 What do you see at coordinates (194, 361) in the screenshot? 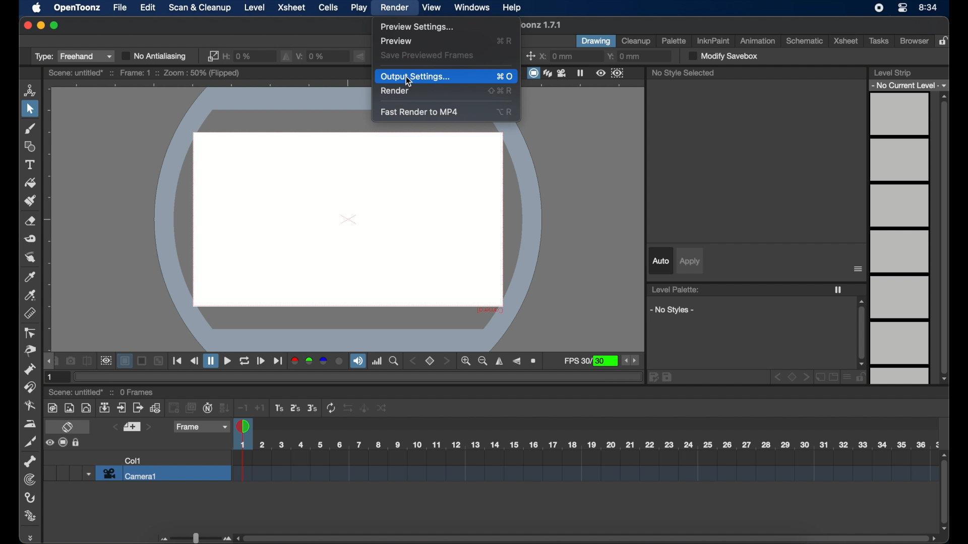
I see `` at bounding box center [194, 361].